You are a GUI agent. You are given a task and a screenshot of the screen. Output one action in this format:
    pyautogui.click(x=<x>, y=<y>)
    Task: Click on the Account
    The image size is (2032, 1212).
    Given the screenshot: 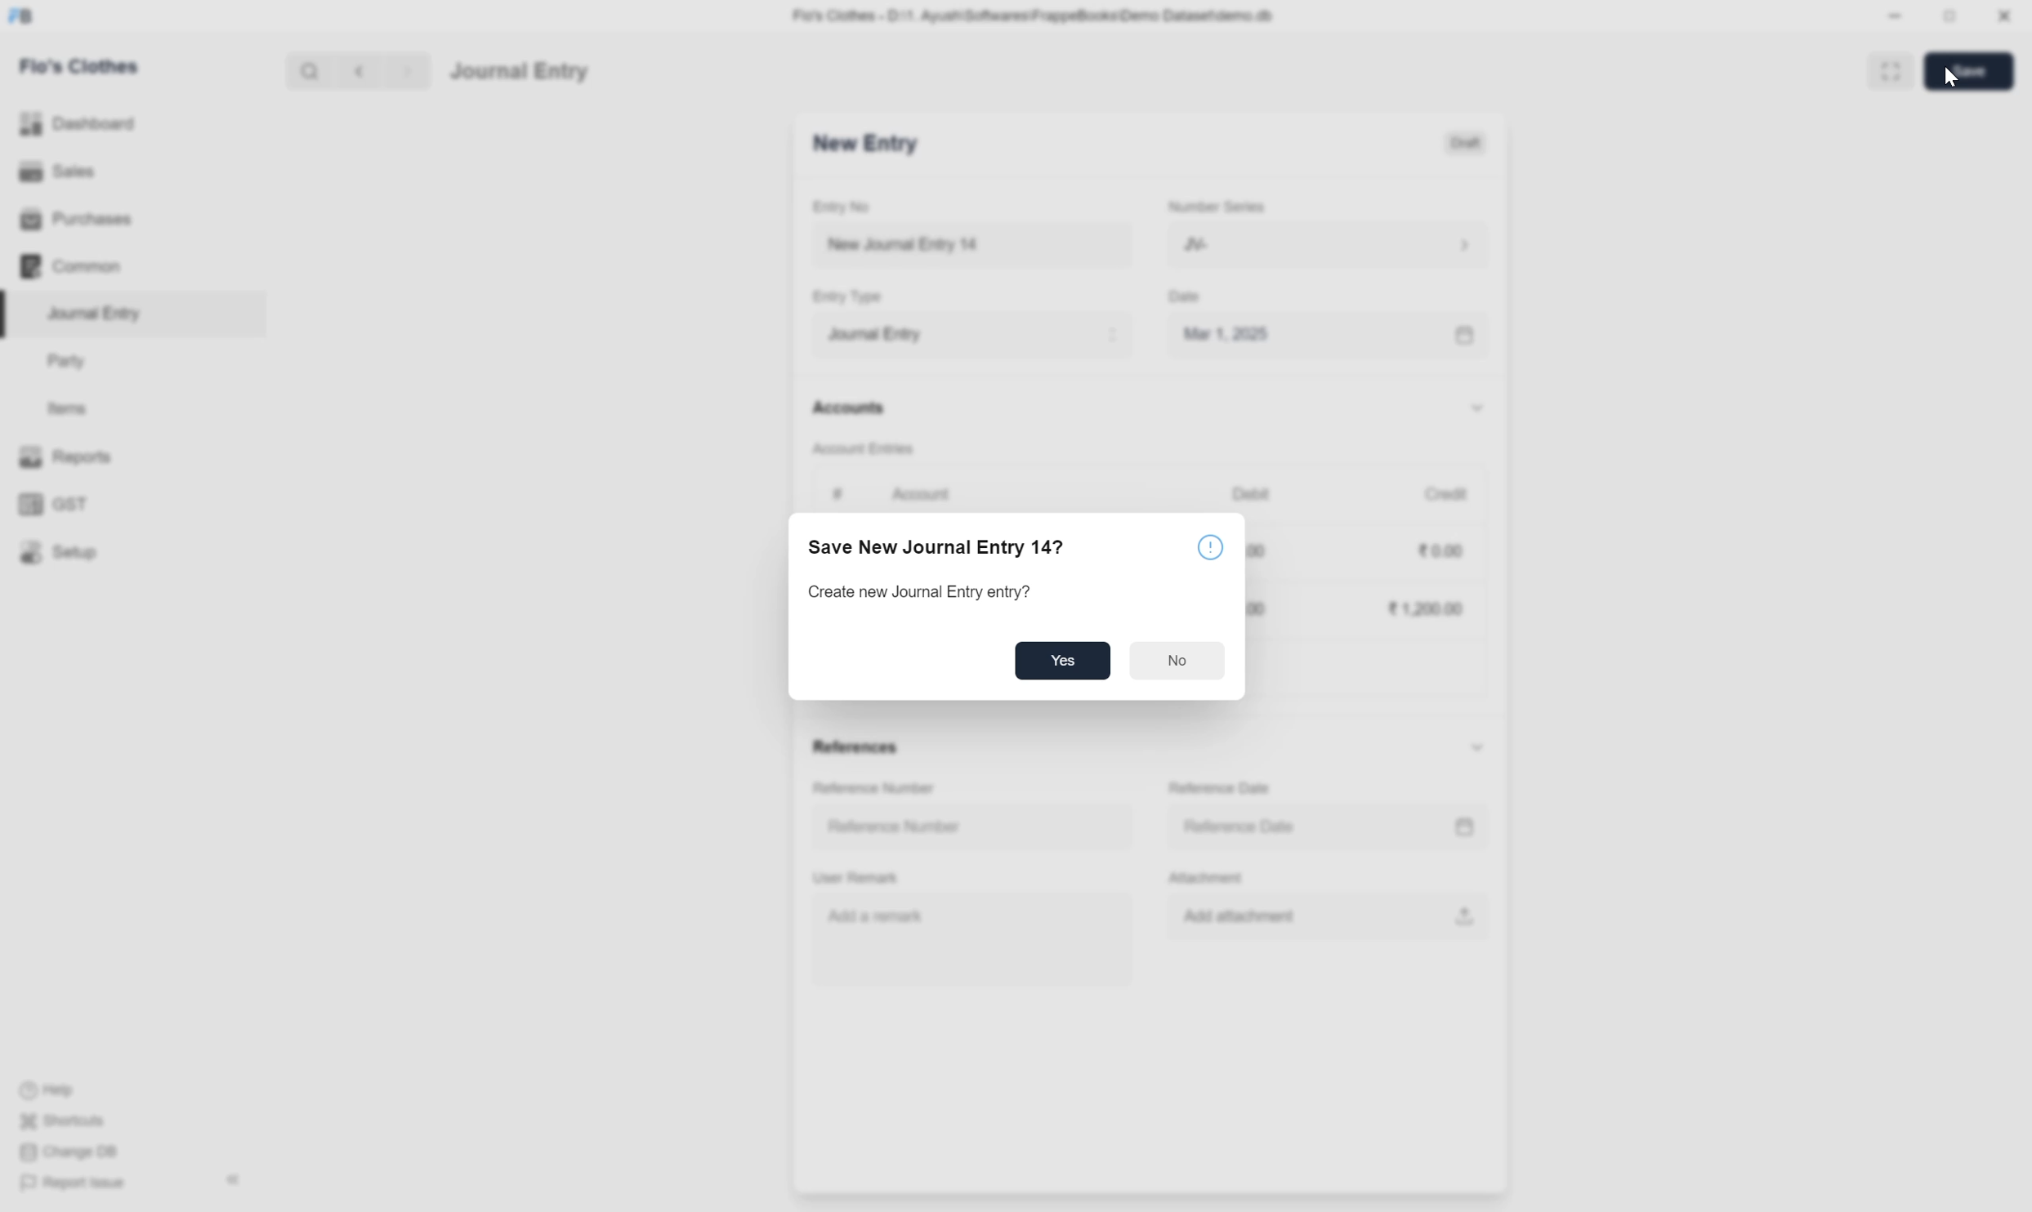 What is the action you would take?
    pyautogui.click(x=924, y=494)
    